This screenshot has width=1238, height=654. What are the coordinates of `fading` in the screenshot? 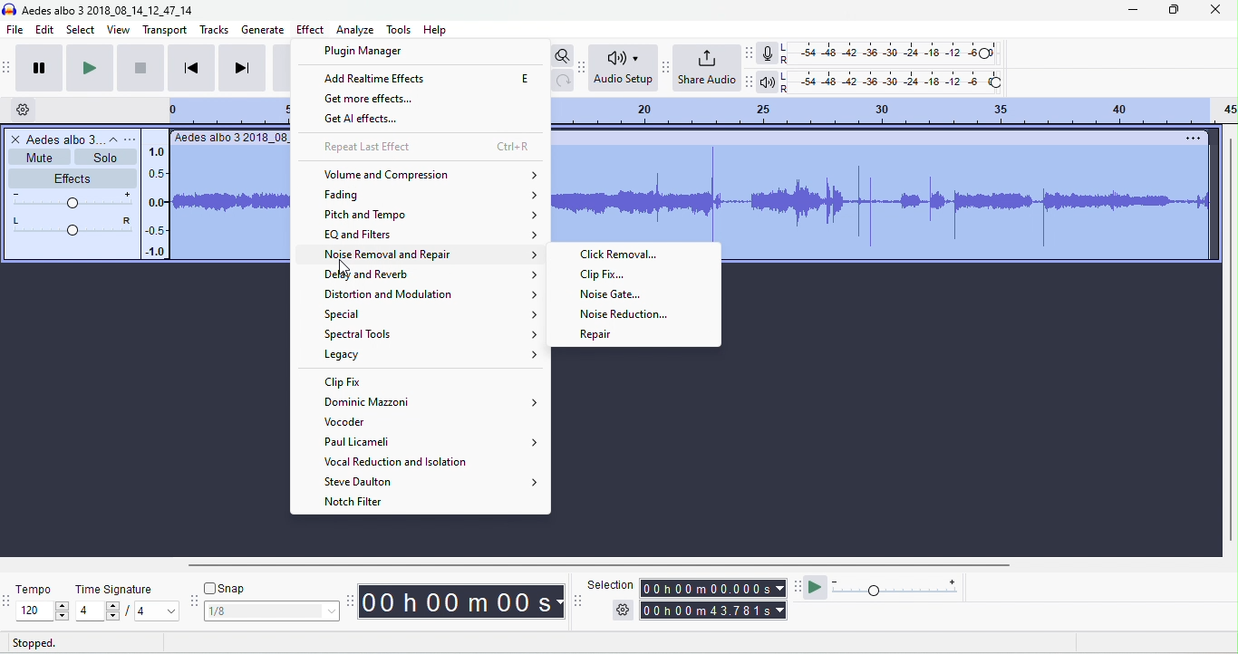 It's located at (433, 196).